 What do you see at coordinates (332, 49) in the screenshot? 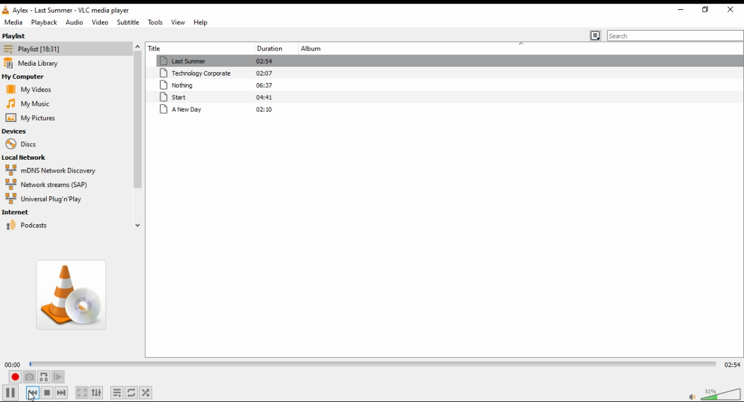
I see `album` at bounding box center [332, 49].